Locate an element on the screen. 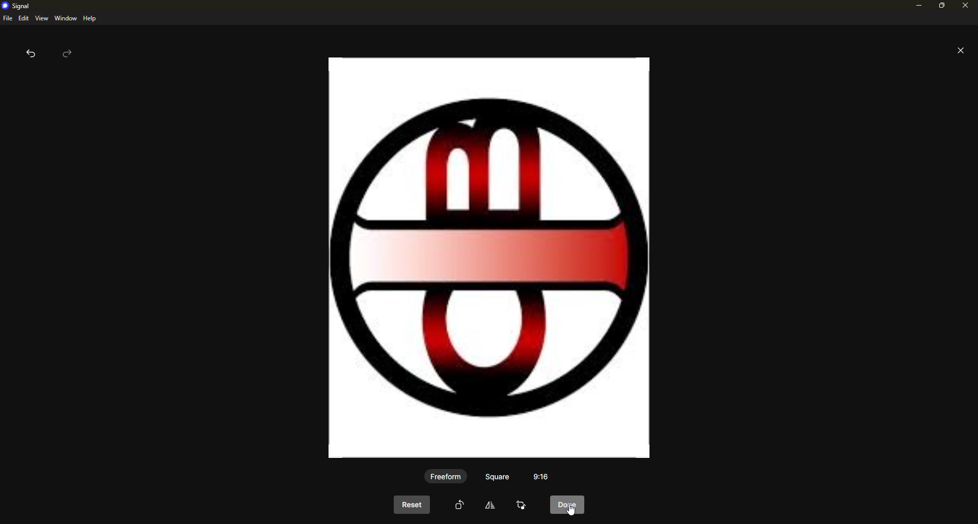  view is located at coordinates (42, 19).